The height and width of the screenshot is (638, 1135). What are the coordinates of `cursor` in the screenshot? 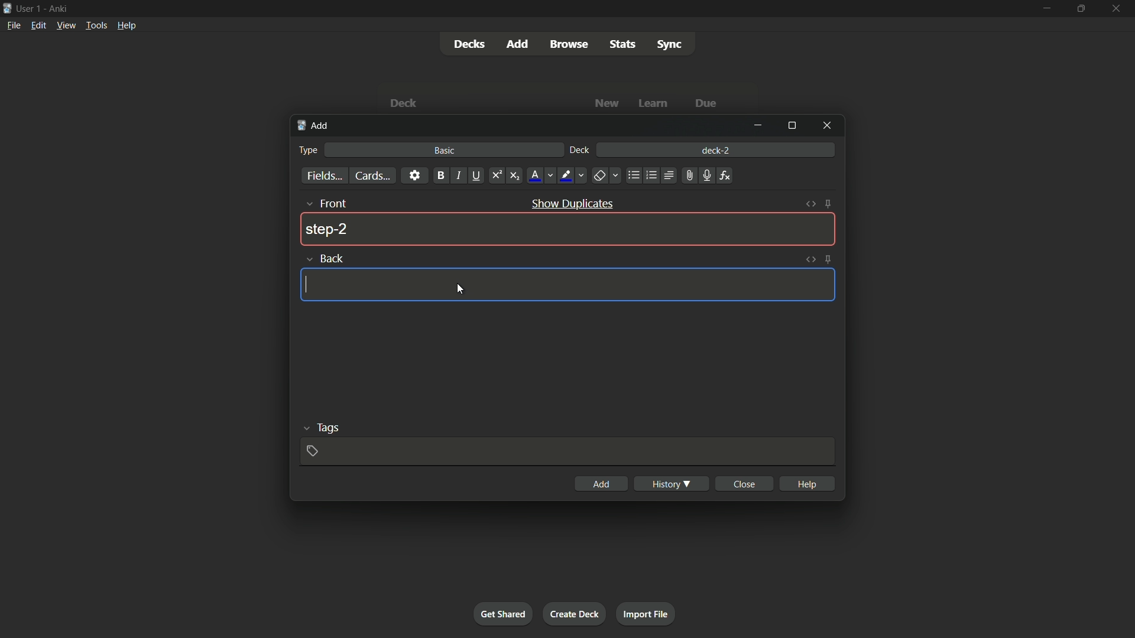 It's located at (462, 289).